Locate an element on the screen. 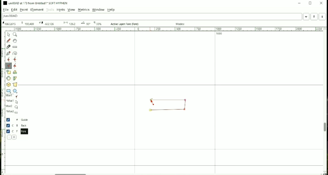  Help is located at coordinates (111, 10).